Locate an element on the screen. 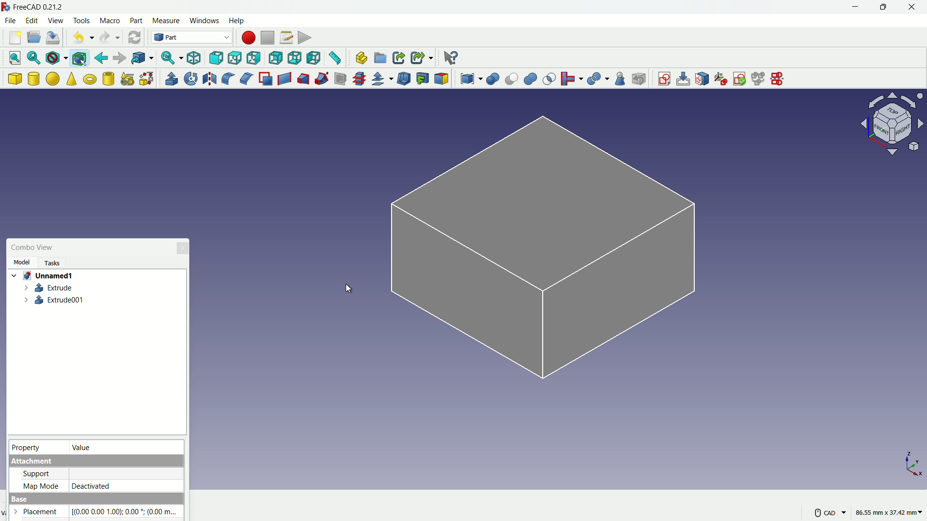 The width and height of the screenshot is (927, 521). switch workbenches is located at coordinates (192, 38).